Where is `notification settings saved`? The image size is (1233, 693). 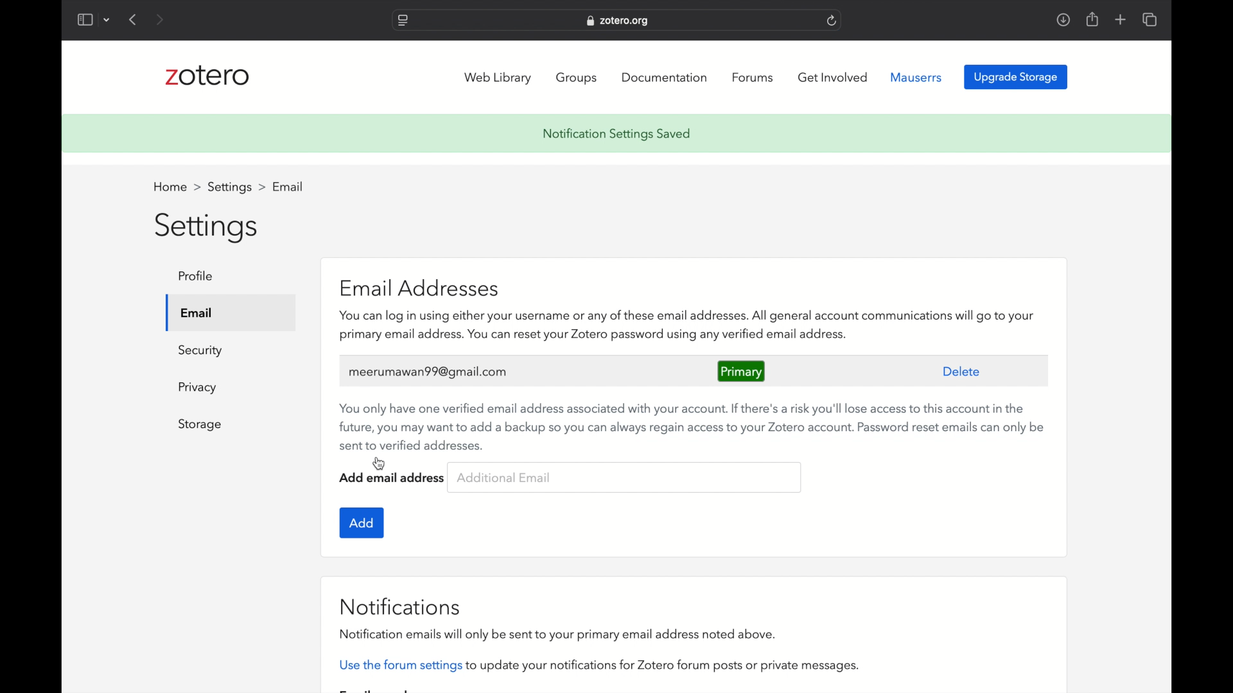
notification settings saved is located at coordinates (616, 135).